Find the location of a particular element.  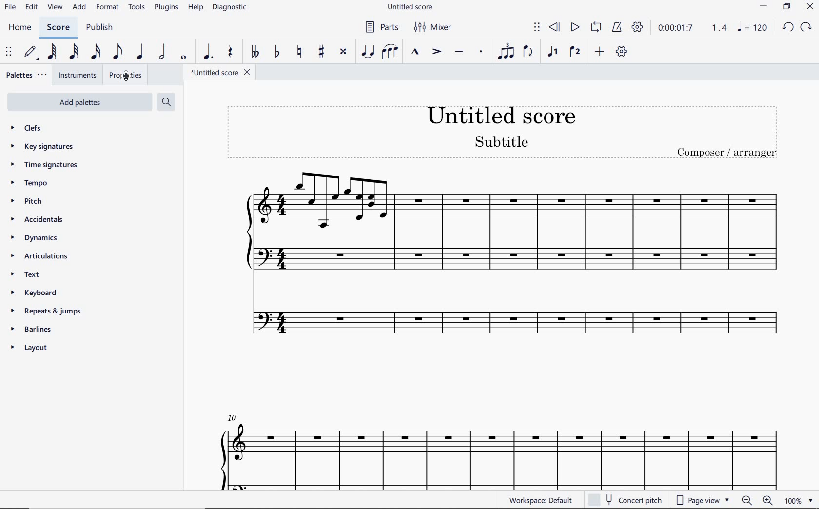

WORKSPACE: DEFAULT is located at coordinates (544, 500).